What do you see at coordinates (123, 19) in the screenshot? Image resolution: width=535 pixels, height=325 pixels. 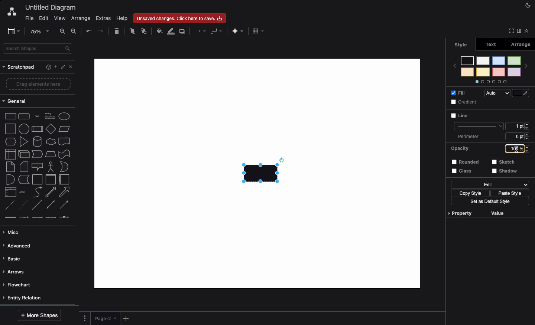 I see `Help` at bounding box center [123, 19].